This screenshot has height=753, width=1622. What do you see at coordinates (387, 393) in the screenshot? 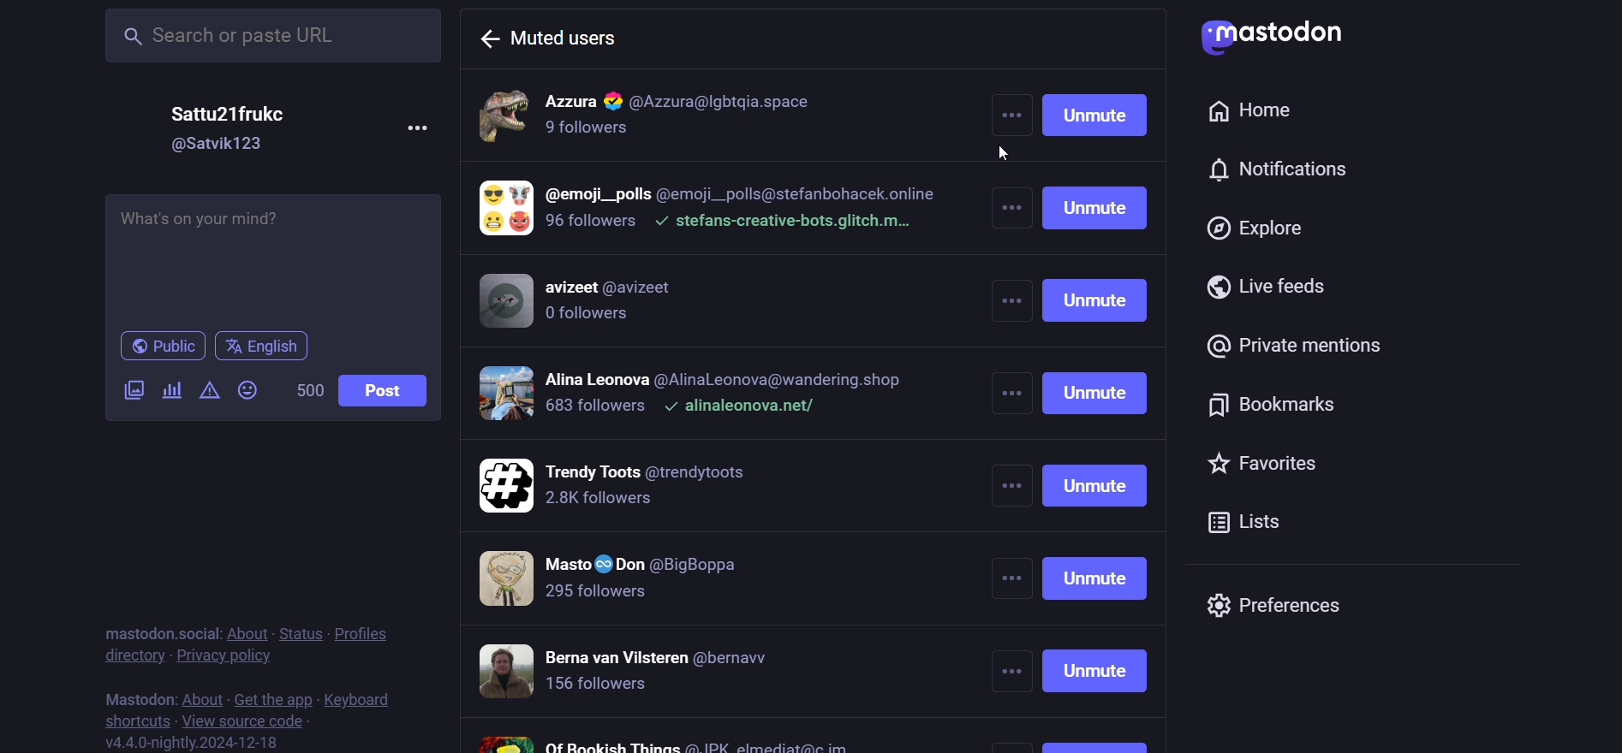
I see `post` at bounding box center [387, 393].